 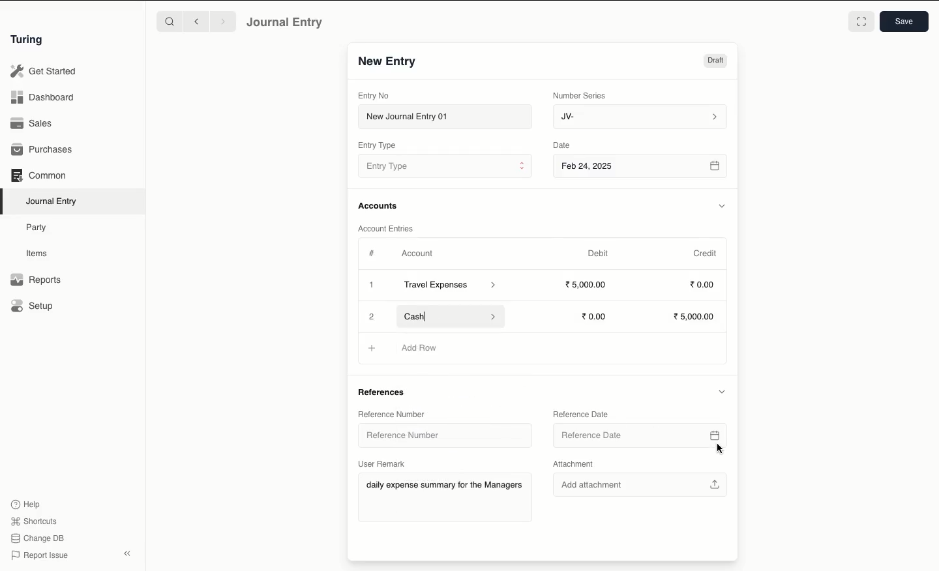 What do you see at coordinates (582, 96) in the screenshot?
I see `Number Series` at bounding box center [582, 96].